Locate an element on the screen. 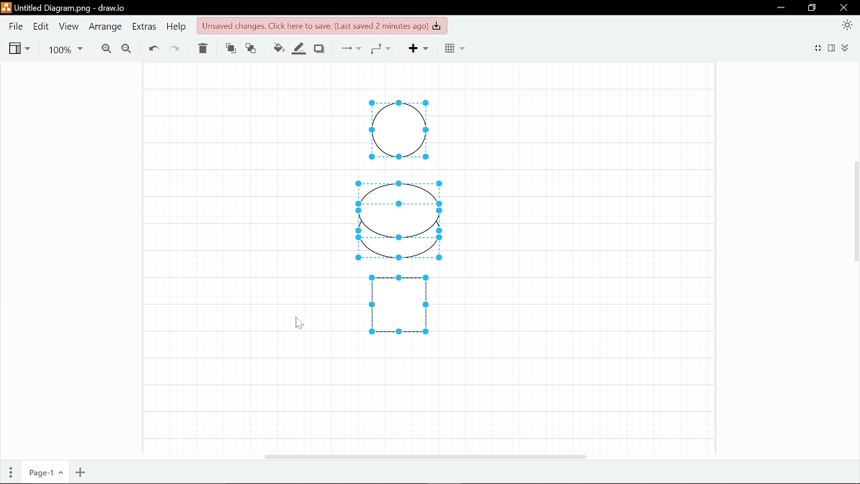 Image resolution: width=860 pixels, height=484 pixels. Restore down is located at coordinates (811, 8).